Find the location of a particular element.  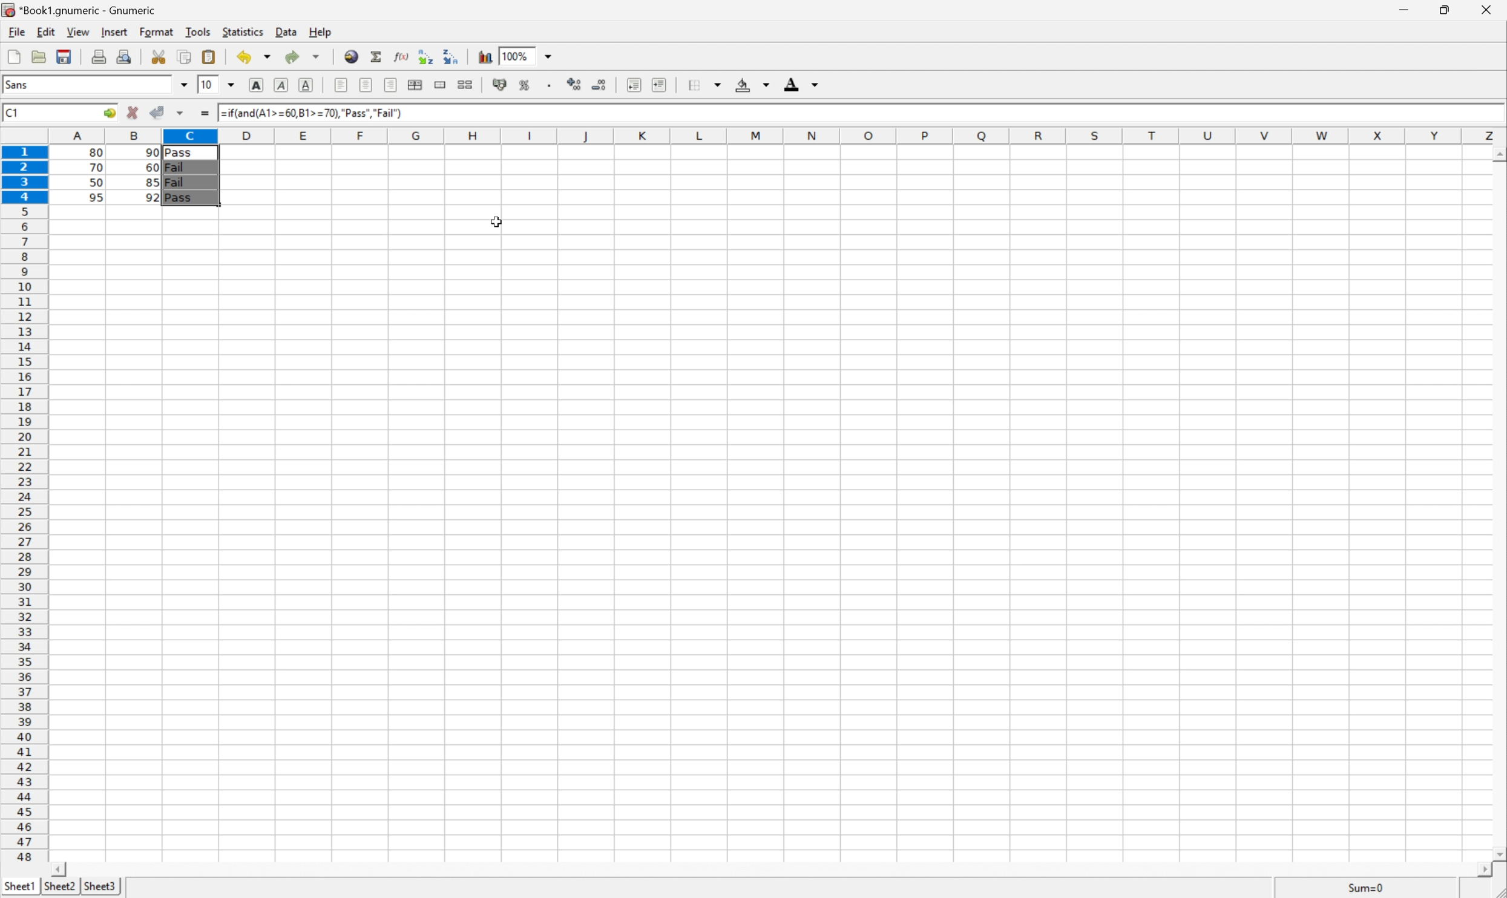

Sheet3 is located at coordinates (100, 886).